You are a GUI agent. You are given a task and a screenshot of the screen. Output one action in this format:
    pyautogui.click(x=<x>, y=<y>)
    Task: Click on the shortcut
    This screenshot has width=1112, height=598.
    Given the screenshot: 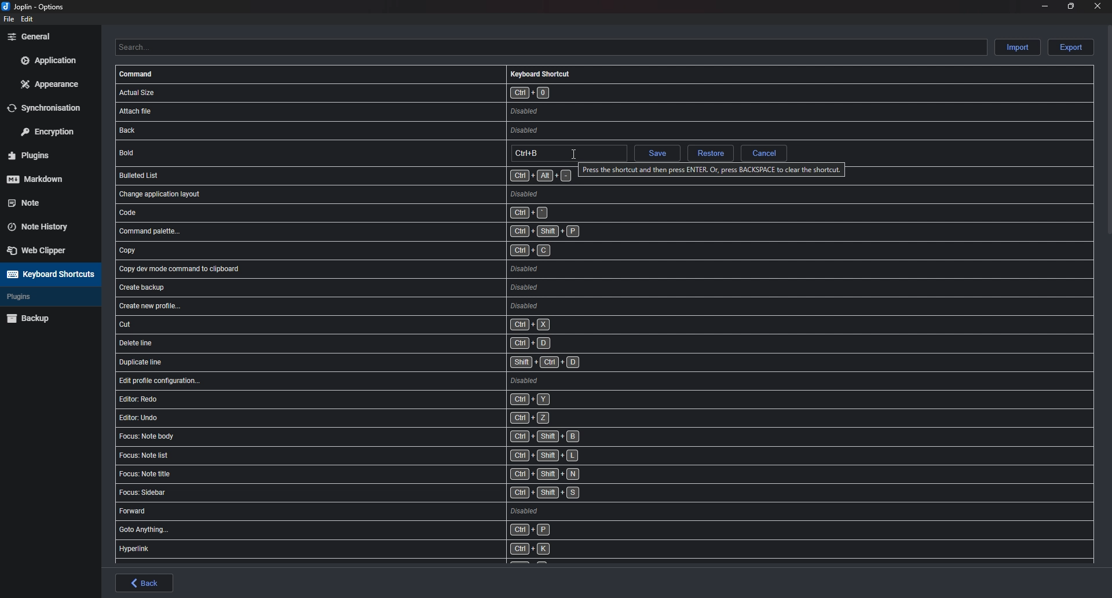 What is the action you would take?
    pyautogui.click(x=377, y=493)
    